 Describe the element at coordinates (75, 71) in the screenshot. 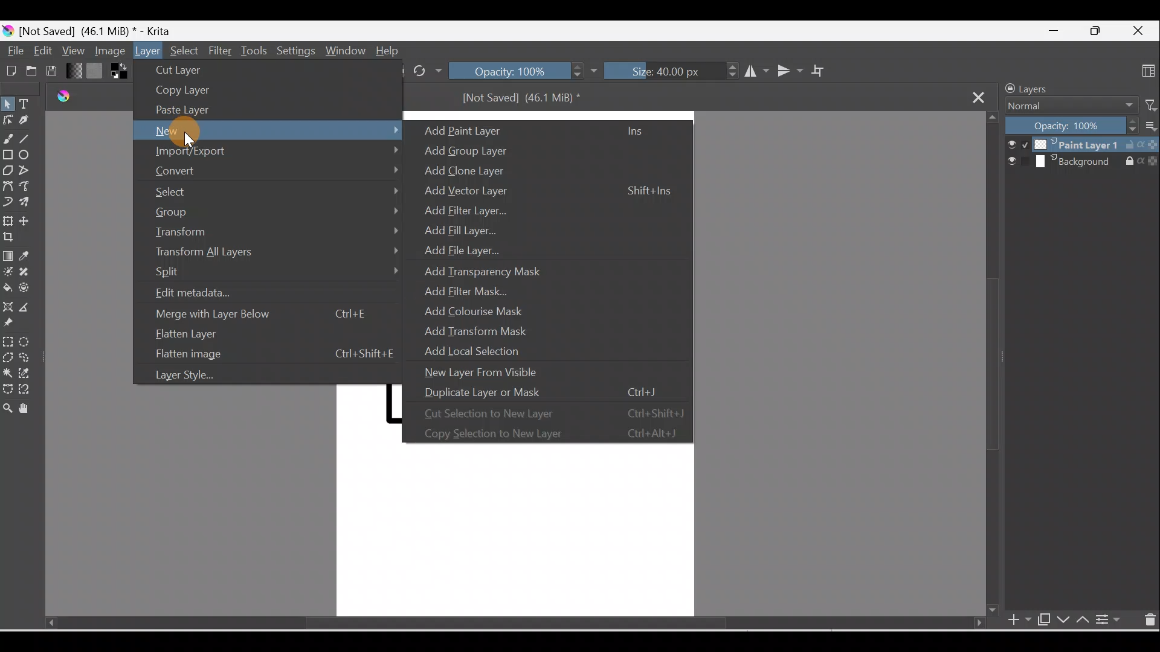

I see `Fill gradients` at that location.